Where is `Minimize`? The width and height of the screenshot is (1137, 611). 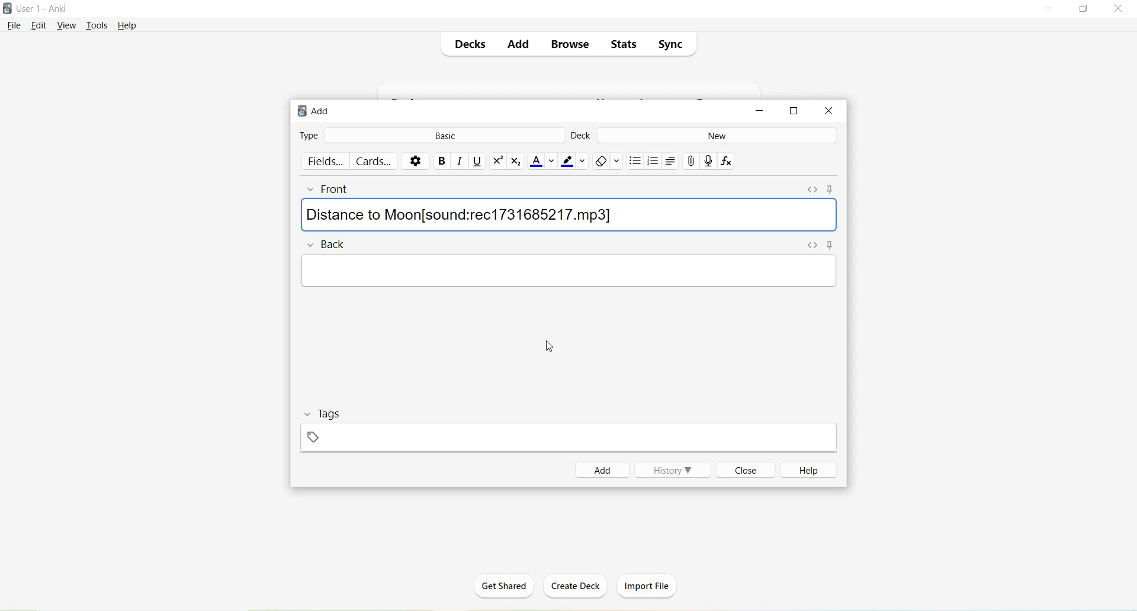
Minimize is located at coordinates (1051, 9).